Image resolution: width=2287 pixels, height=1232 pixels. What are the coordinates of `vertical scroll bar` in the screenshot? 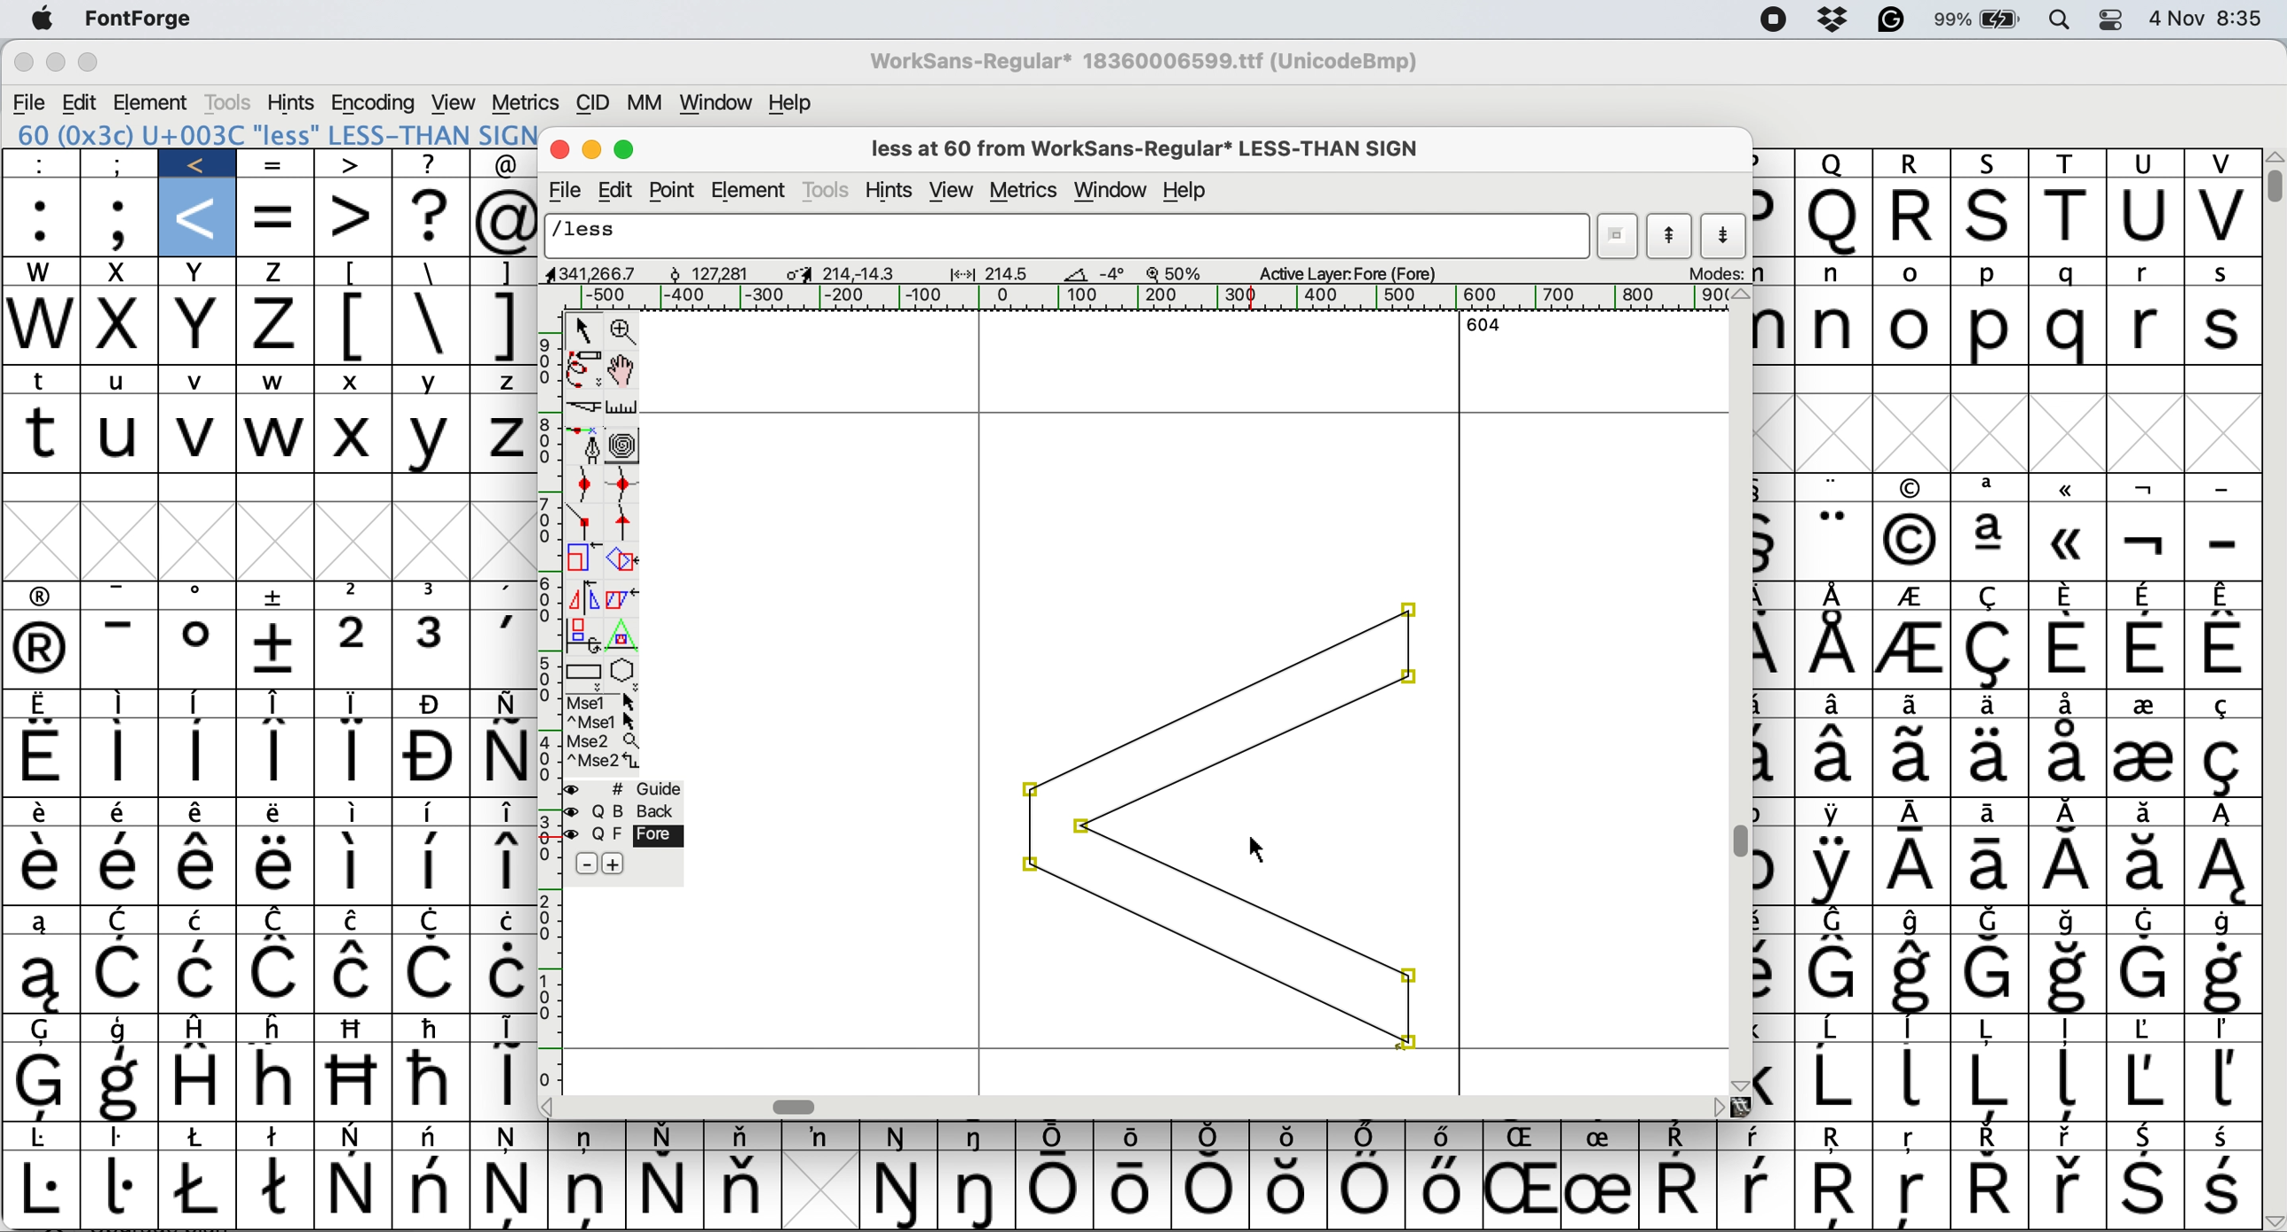 It's located at (2273, 182).